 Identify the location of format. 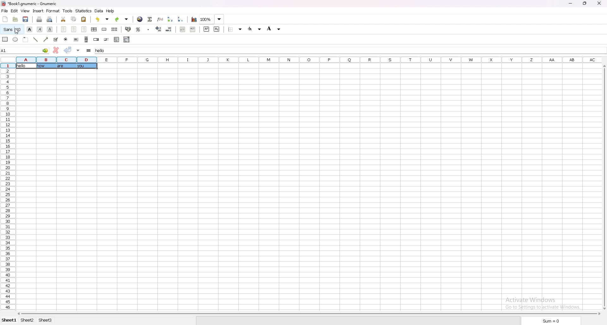
(53, 11).